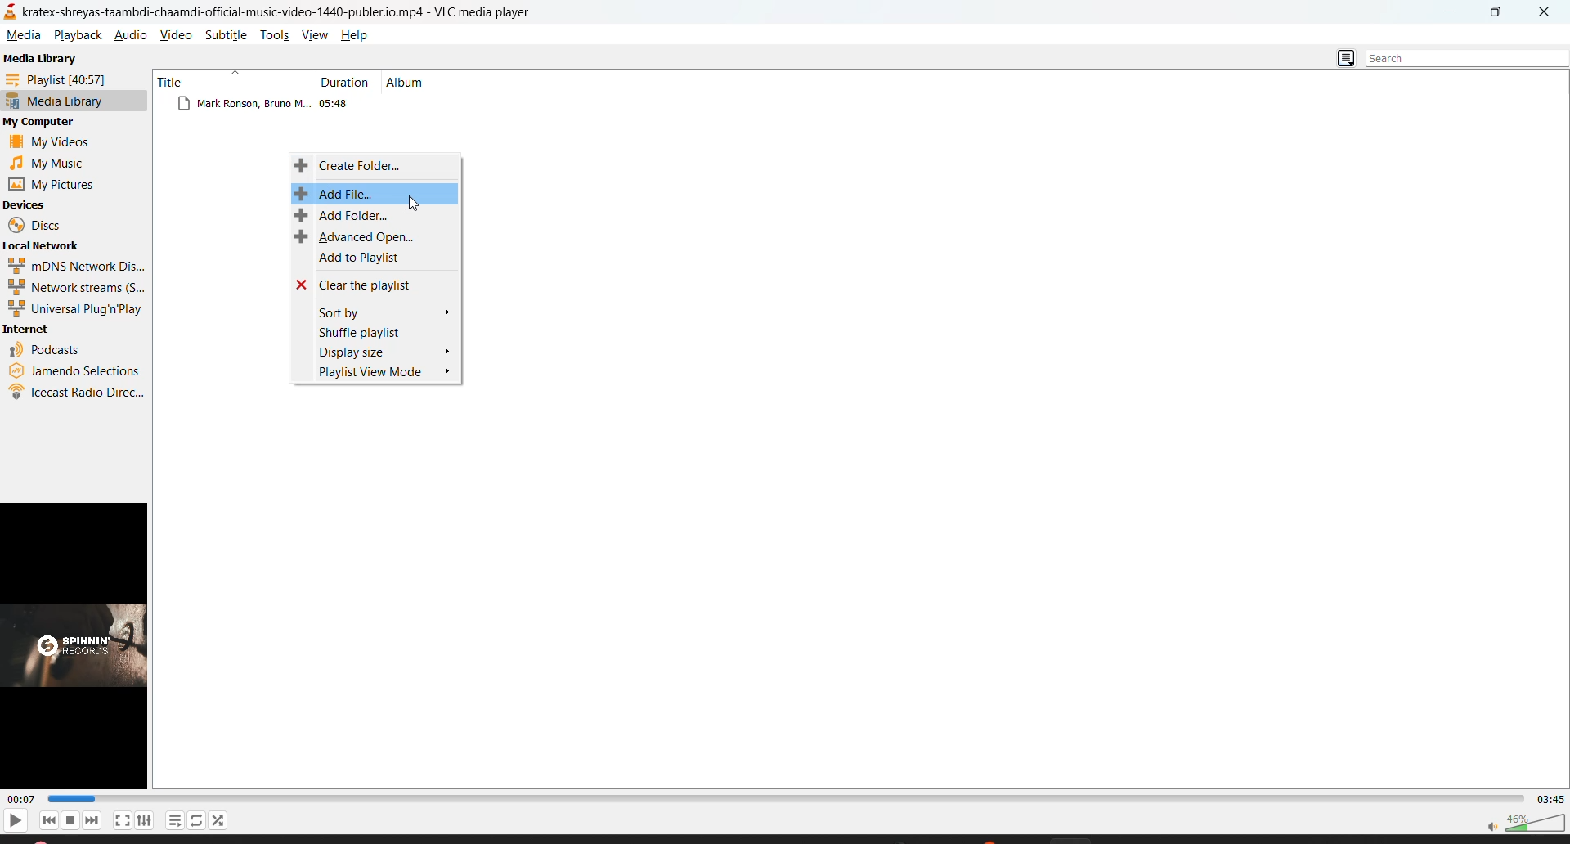 The width and height of the screenshot is (1570, 844). What do you see at coordinates (1456, 55) in the screenshot?
I see `search` at bounding box center [1456, 55].